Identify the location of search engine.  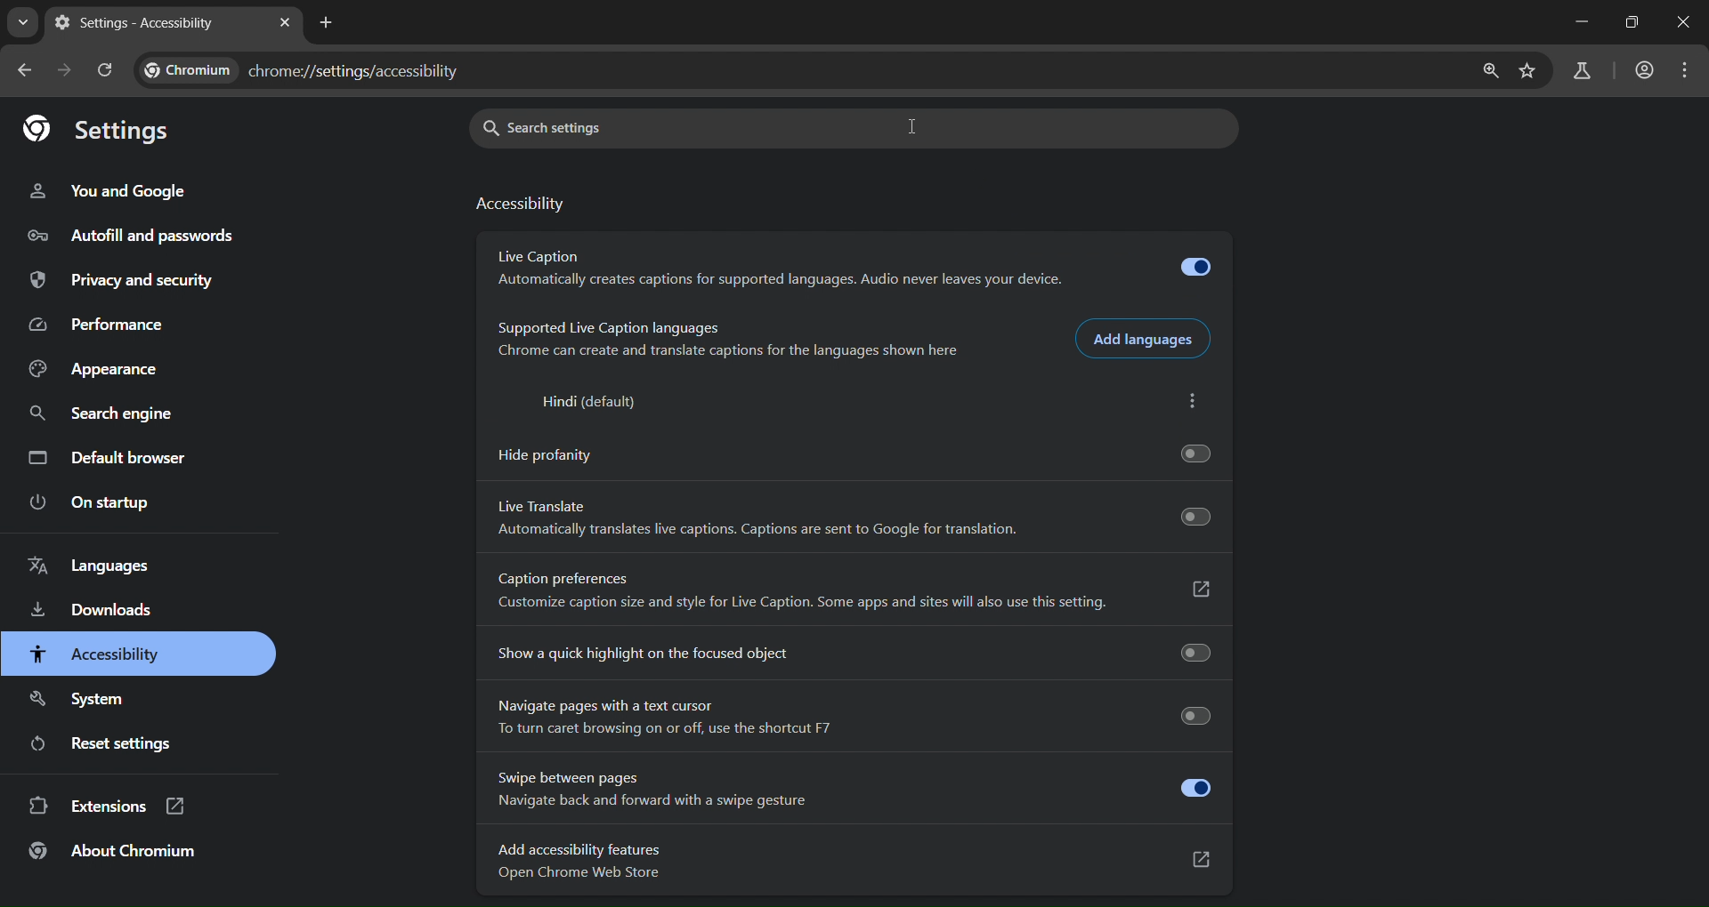
(110, 413).